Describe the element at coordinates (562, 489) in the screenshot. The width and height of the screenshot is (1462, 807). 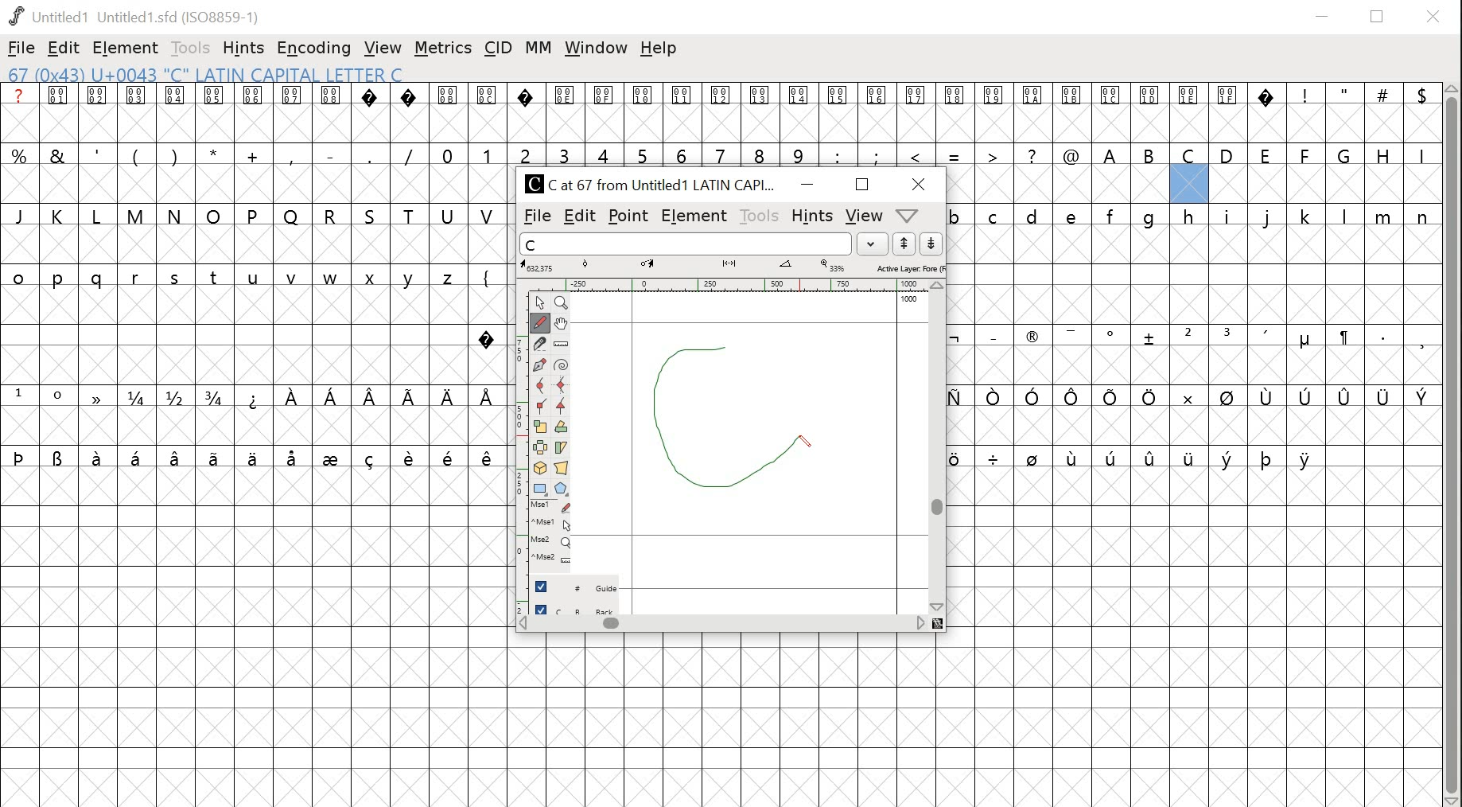
I see `polygon/star` at that location.